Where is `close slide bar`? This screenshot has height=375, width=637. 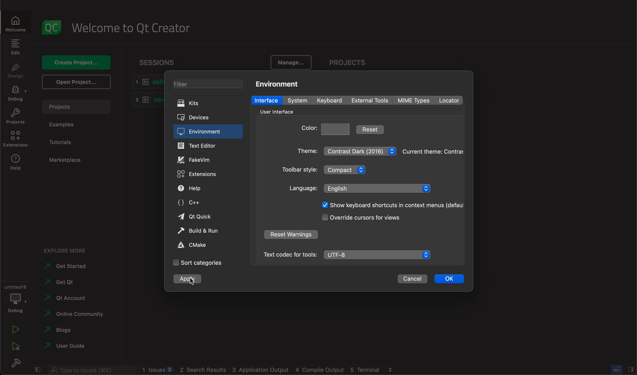
close slide bar is located at coordinates (623, 369).